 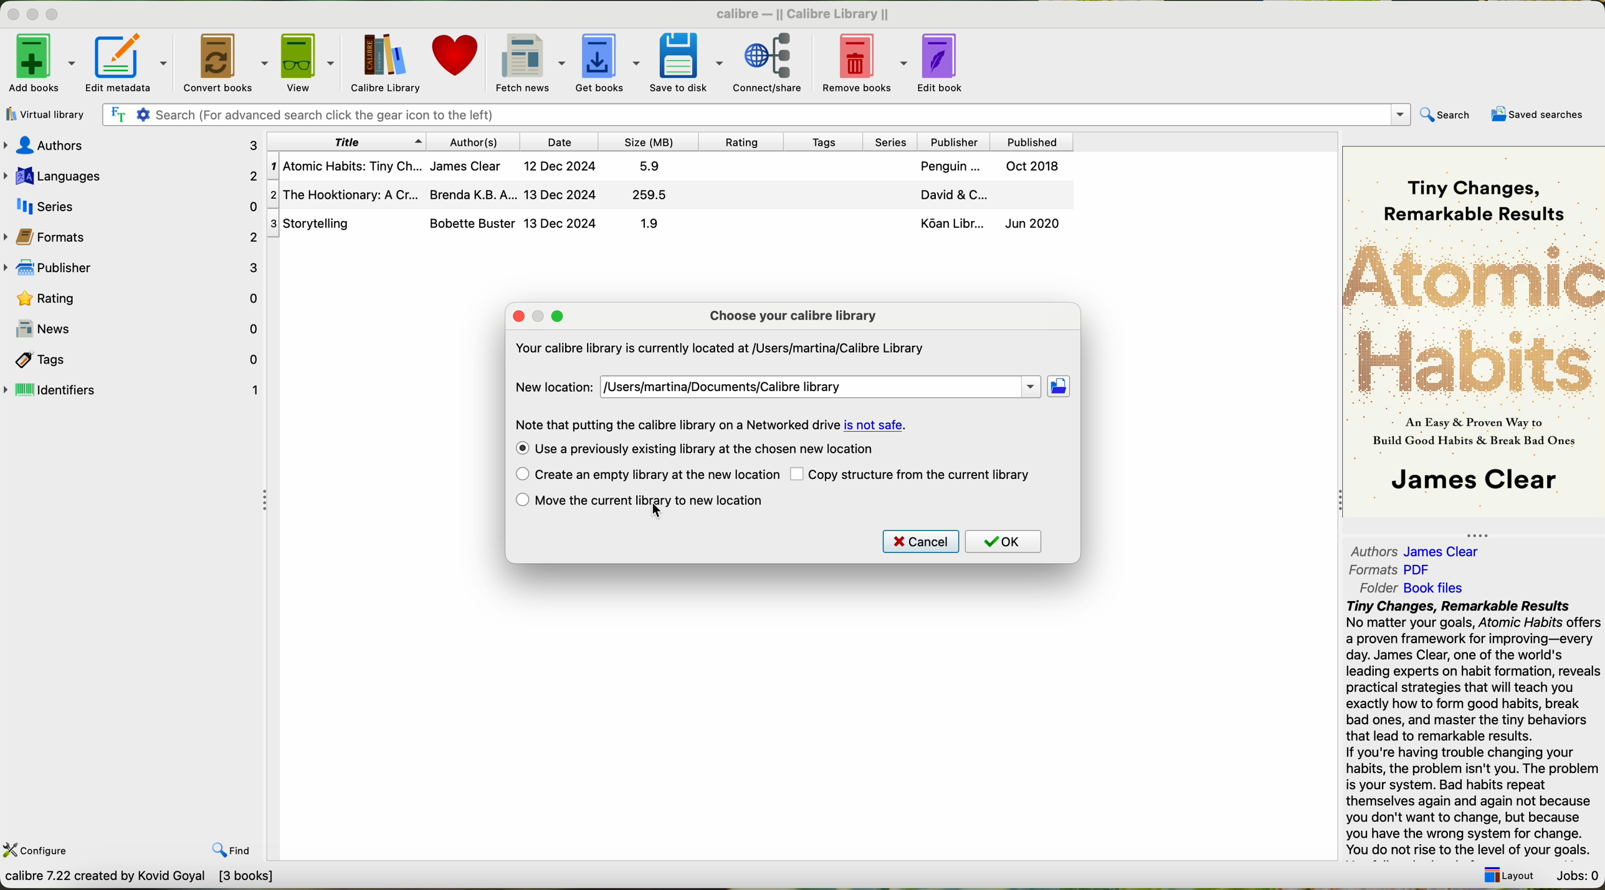 What do you see at coordinates (1469, 189) in the screenshot?
I see `Tiny Changes,
Remarkable Results` at bounding box center [1469, 189].